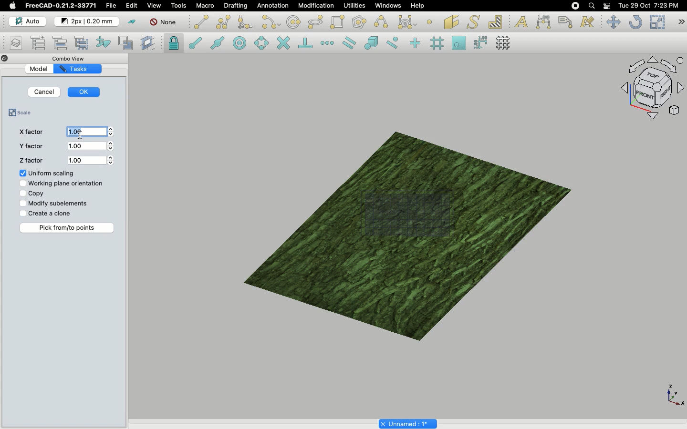 This screenshot has height=429, width=687. I want to click on B-spline, so click(381, 22).